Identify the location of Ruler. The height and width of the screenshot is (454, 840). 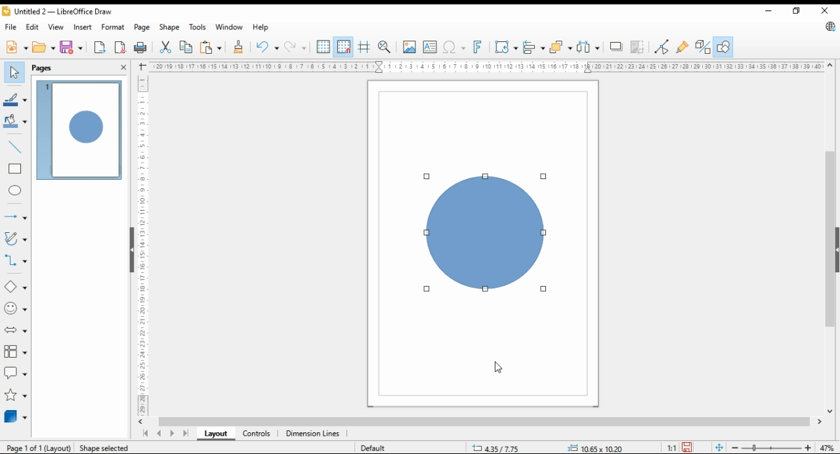
(486, 66).